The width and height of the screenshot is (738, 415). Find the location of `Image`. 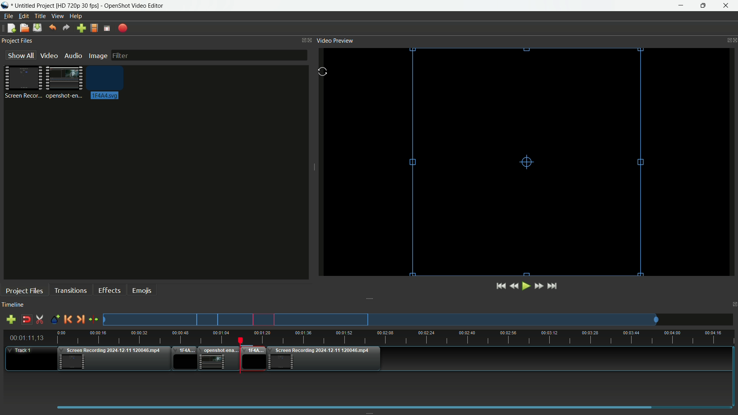

Image is located at coordinates (98, 56).